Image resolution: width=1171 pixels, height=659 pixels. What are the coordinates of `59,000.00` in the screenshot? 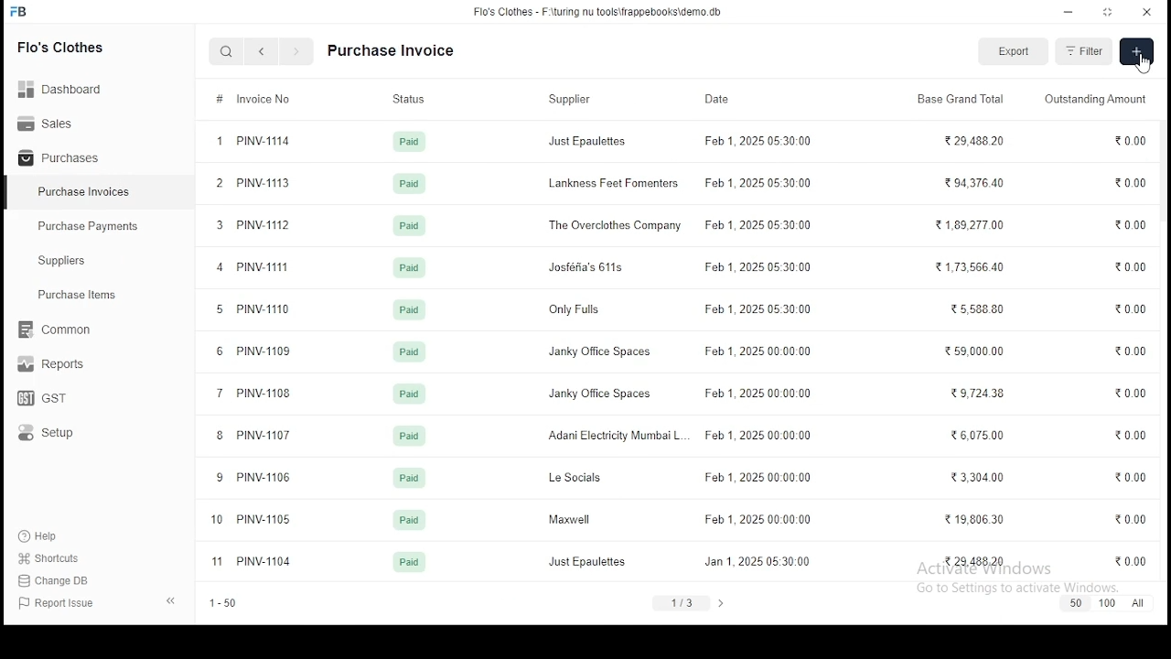 It's located at (976, 351).